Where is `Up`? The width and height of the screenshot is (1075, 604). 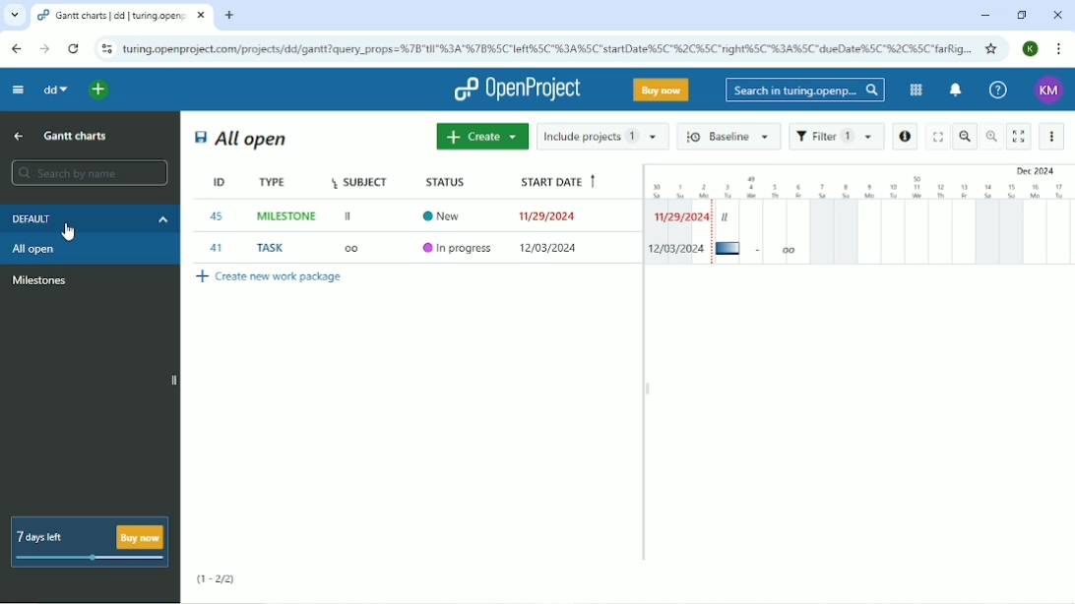 Up is located at coordinates (16, 134).